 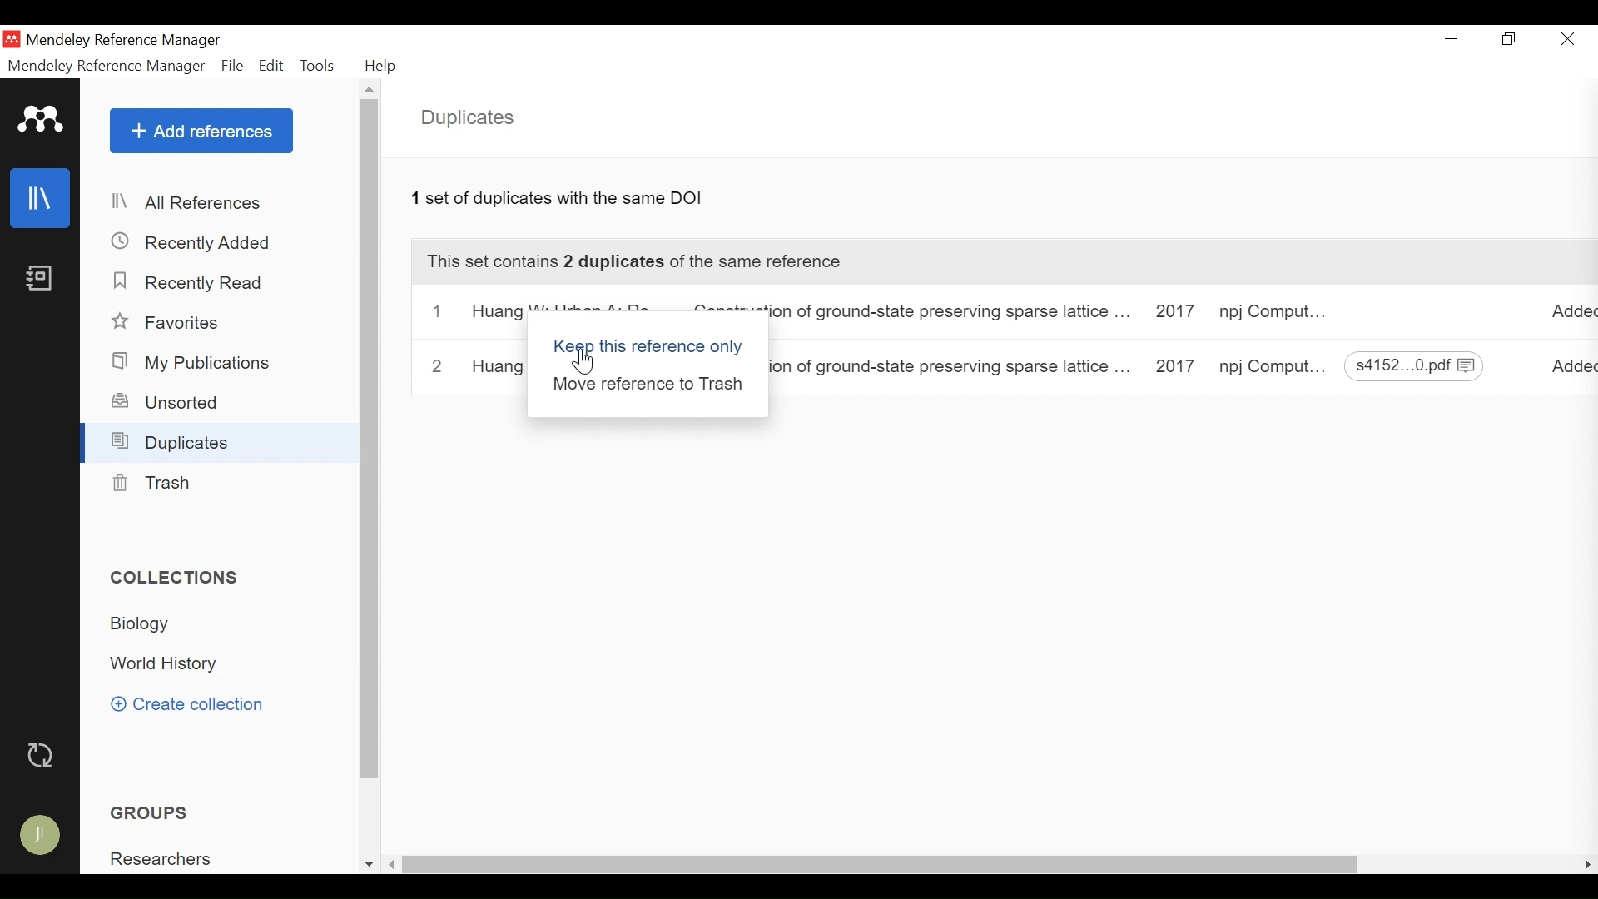 What do you see at coordinates (1587, 866) in the screenshot?
I see `Scroll Right` at bounding box center [1587, 866].